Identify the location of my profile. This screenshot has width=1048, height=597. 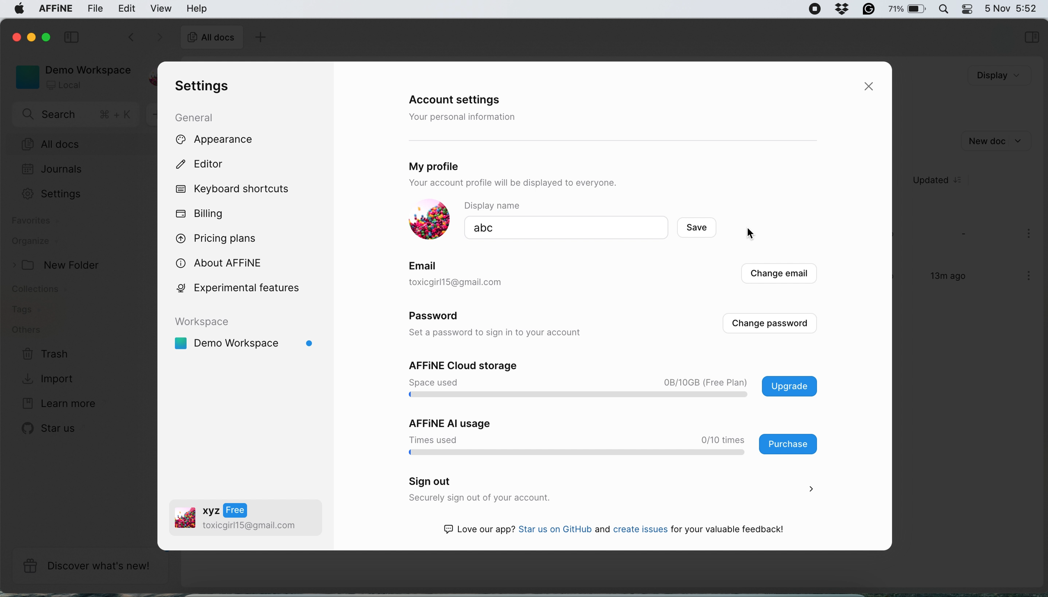
(460, 164).